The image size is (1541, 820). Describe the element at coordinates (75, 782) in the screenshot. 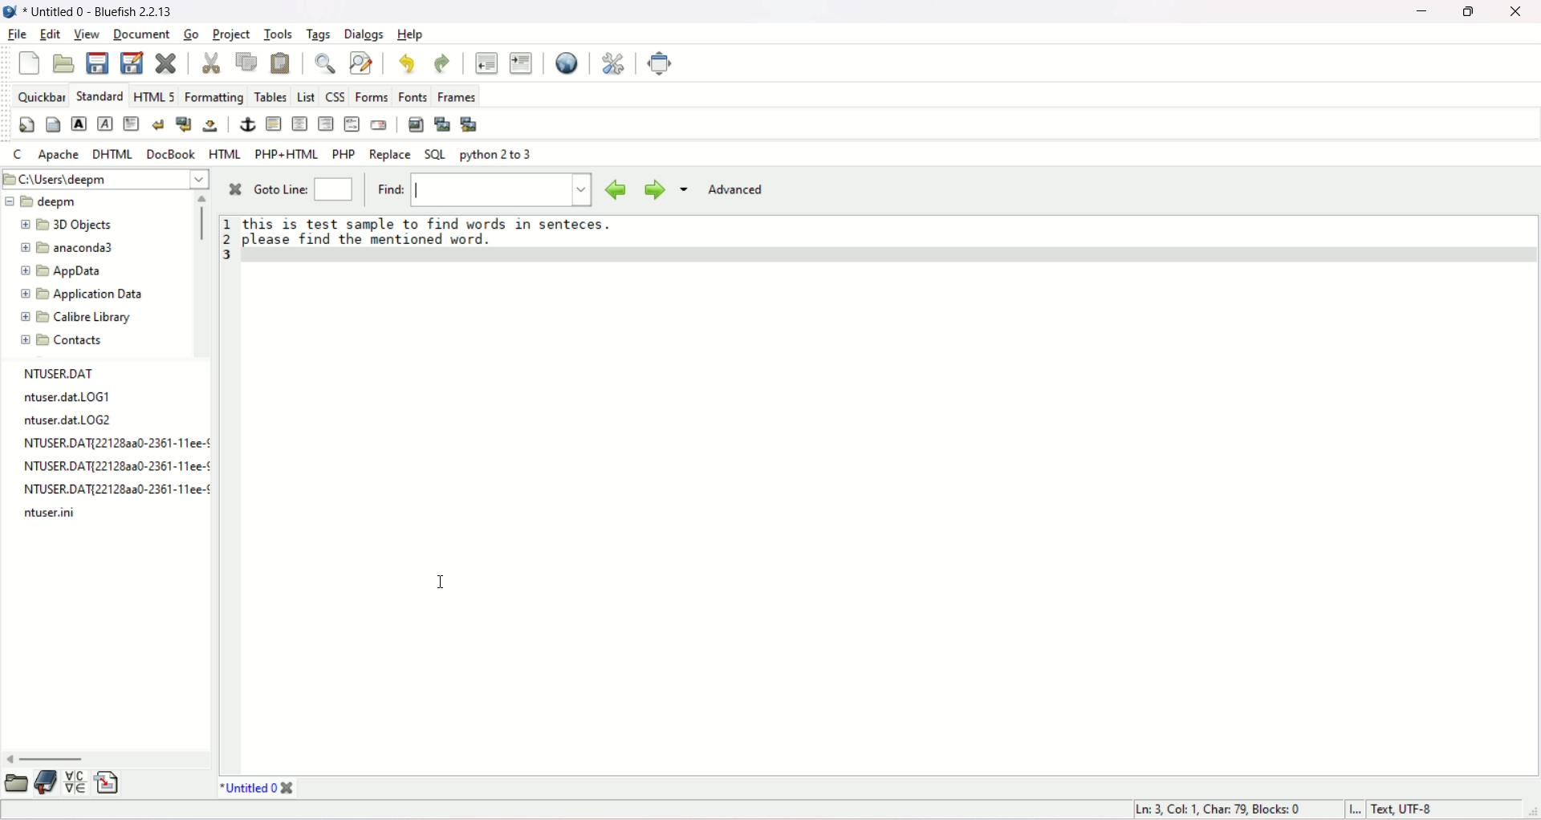

I see `insert special character` at that location.